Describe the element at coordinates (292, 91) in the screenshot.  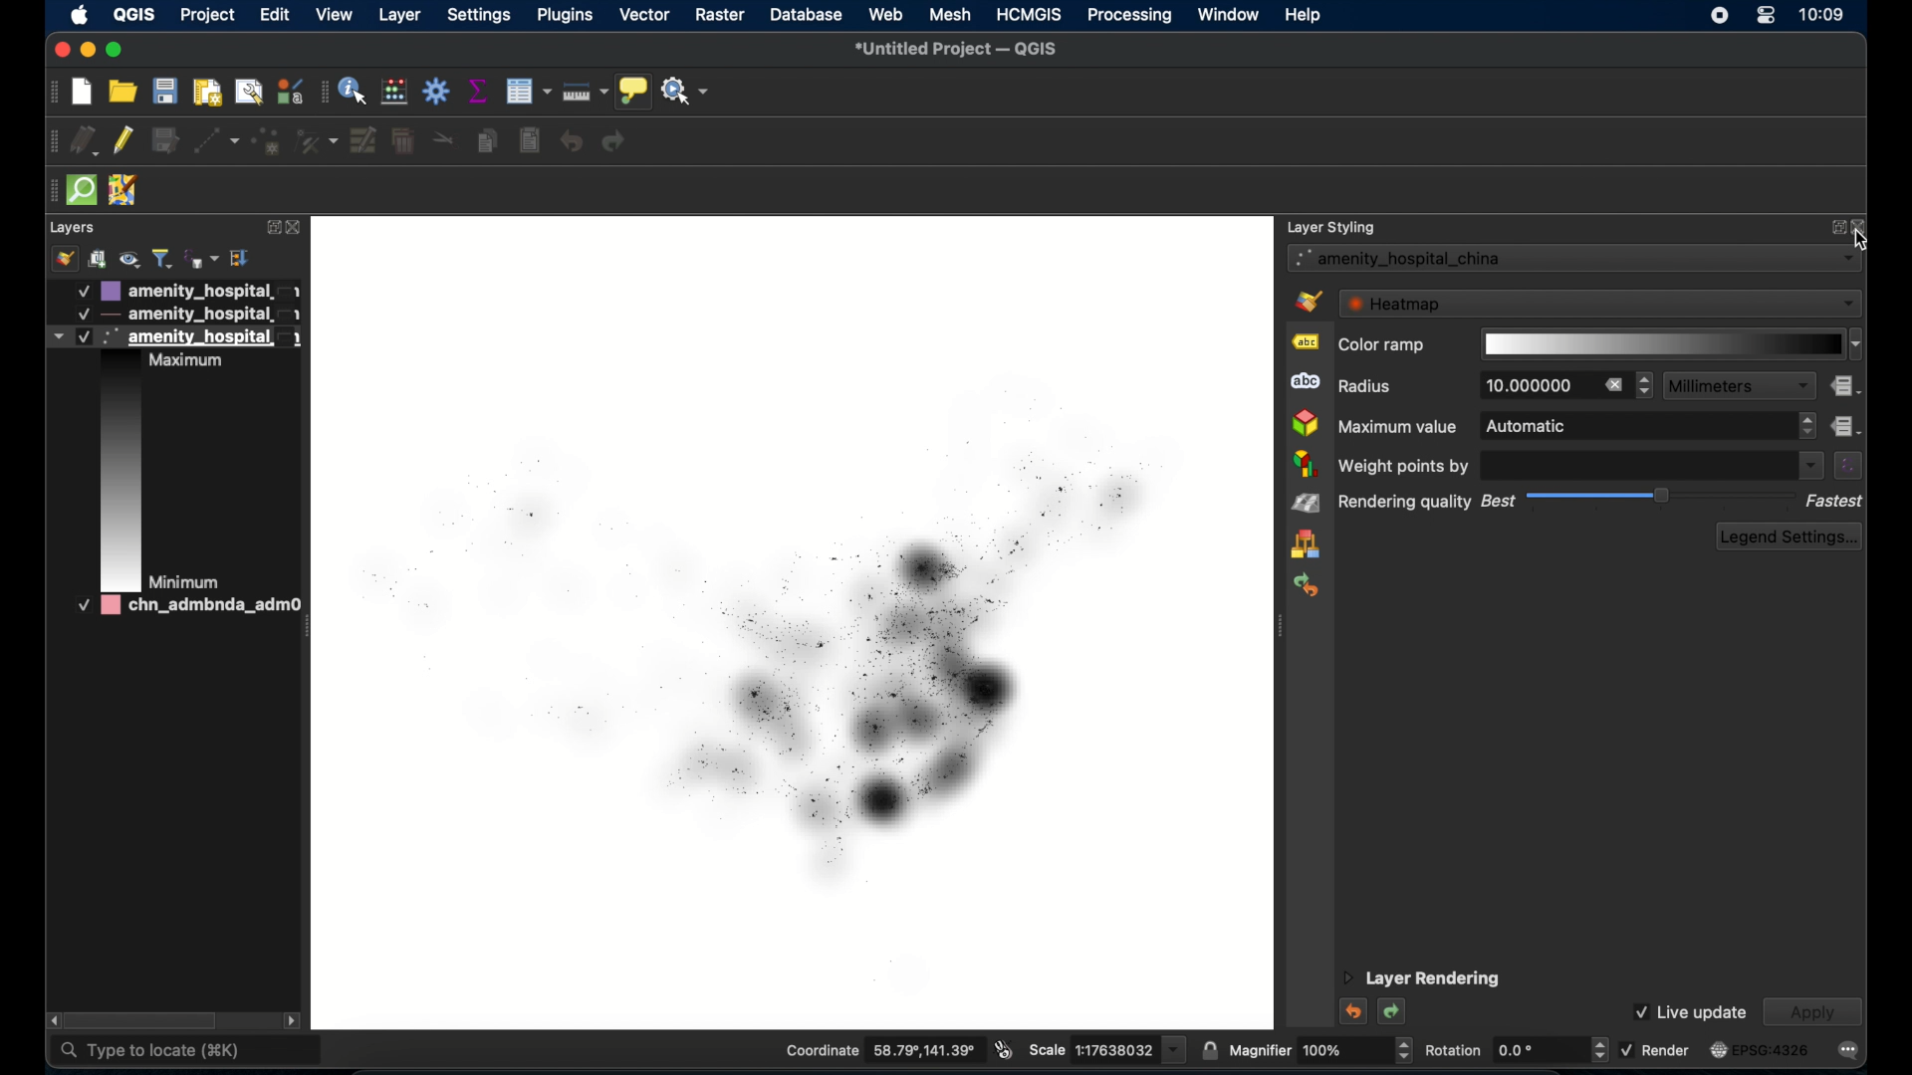
I see `style manager` at that location.